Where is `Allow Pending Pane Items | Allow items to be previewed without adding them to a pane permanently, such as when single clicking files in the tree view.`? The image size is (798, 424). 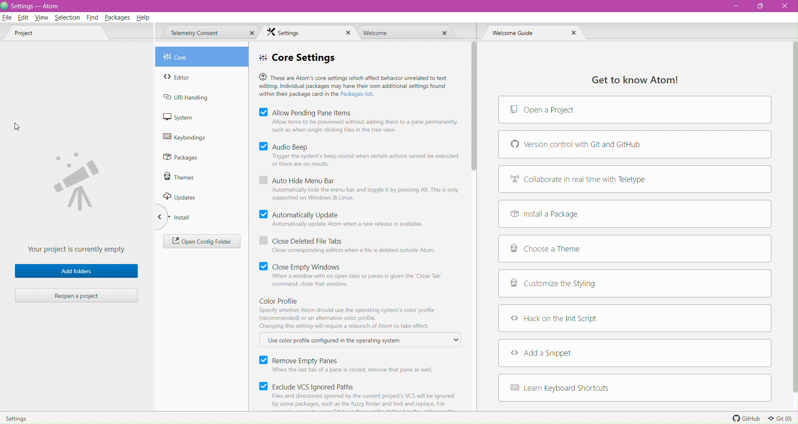 Allow Pending Pane Items | Allow items to be previewed without adding them to a pane permanently, such as when single clicking files in the tree view. is located at coordinates (361, 122).